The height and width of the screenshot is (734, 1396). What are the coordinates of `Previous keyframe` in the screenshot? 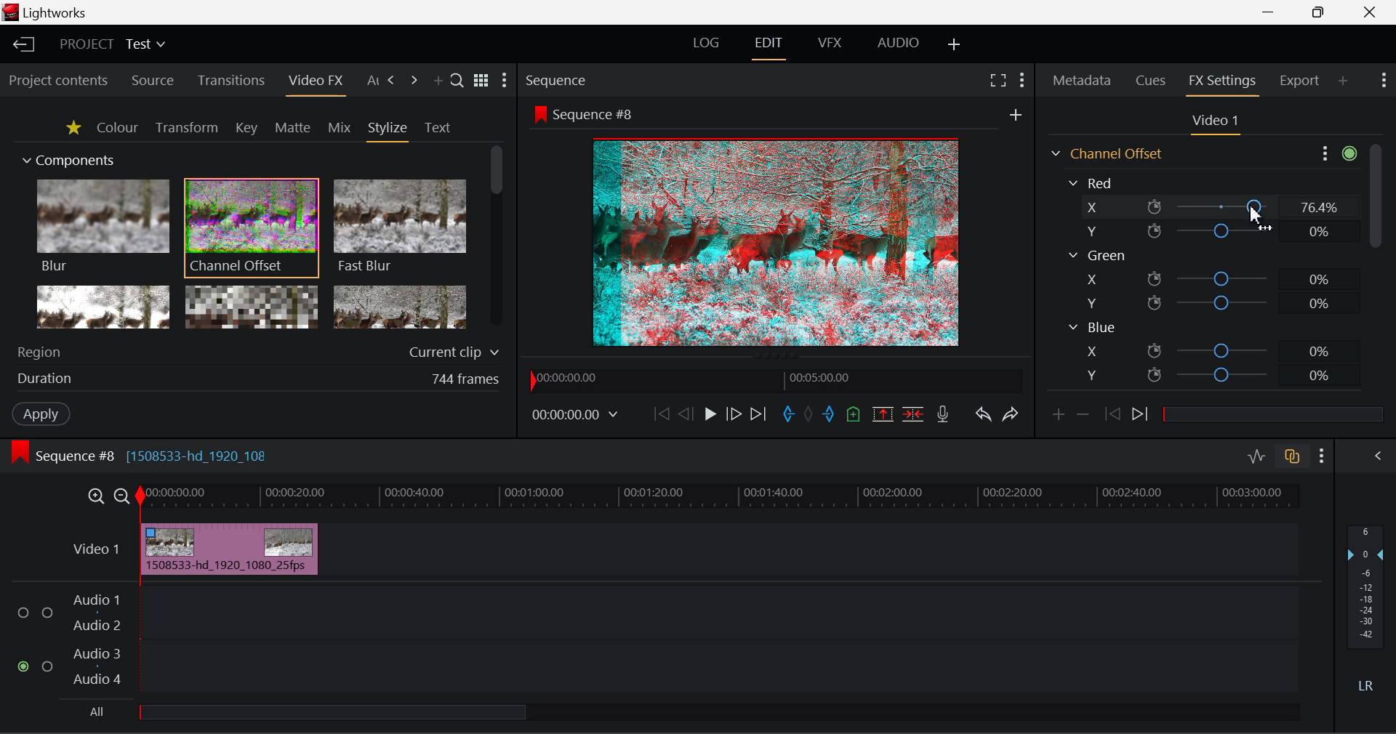 It's located at (1113, 415).